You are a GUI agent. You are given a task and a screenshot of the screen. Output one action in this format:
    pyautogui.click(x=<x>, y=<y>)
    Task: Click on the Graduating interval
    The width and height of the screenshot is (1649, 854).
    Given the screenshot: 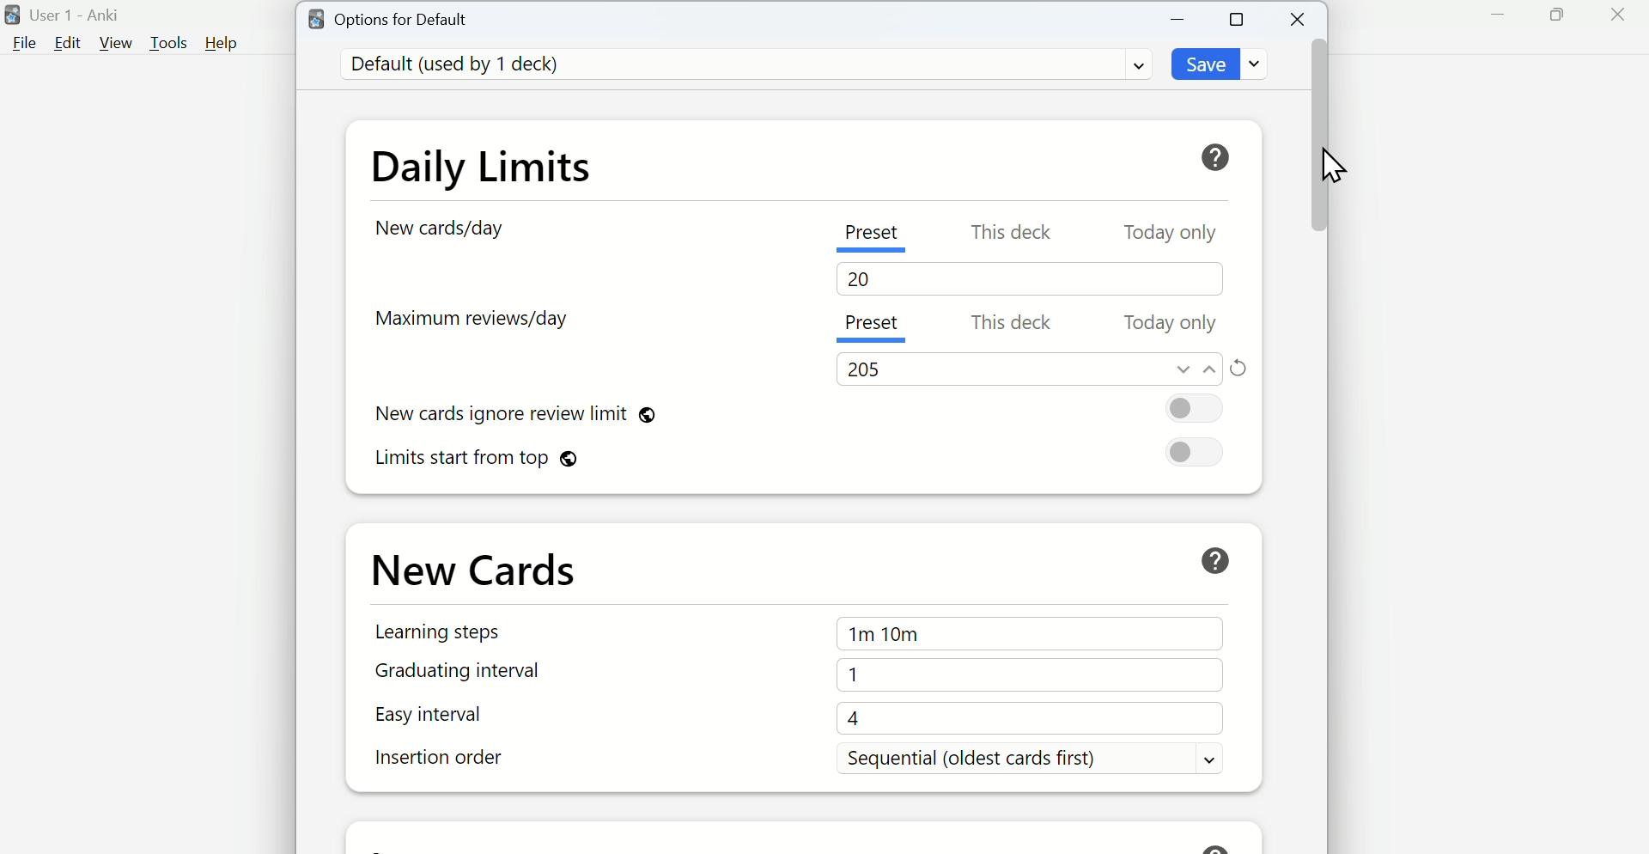 What is the action you would take?
    pyautogui.click(x=459, y=670)
    